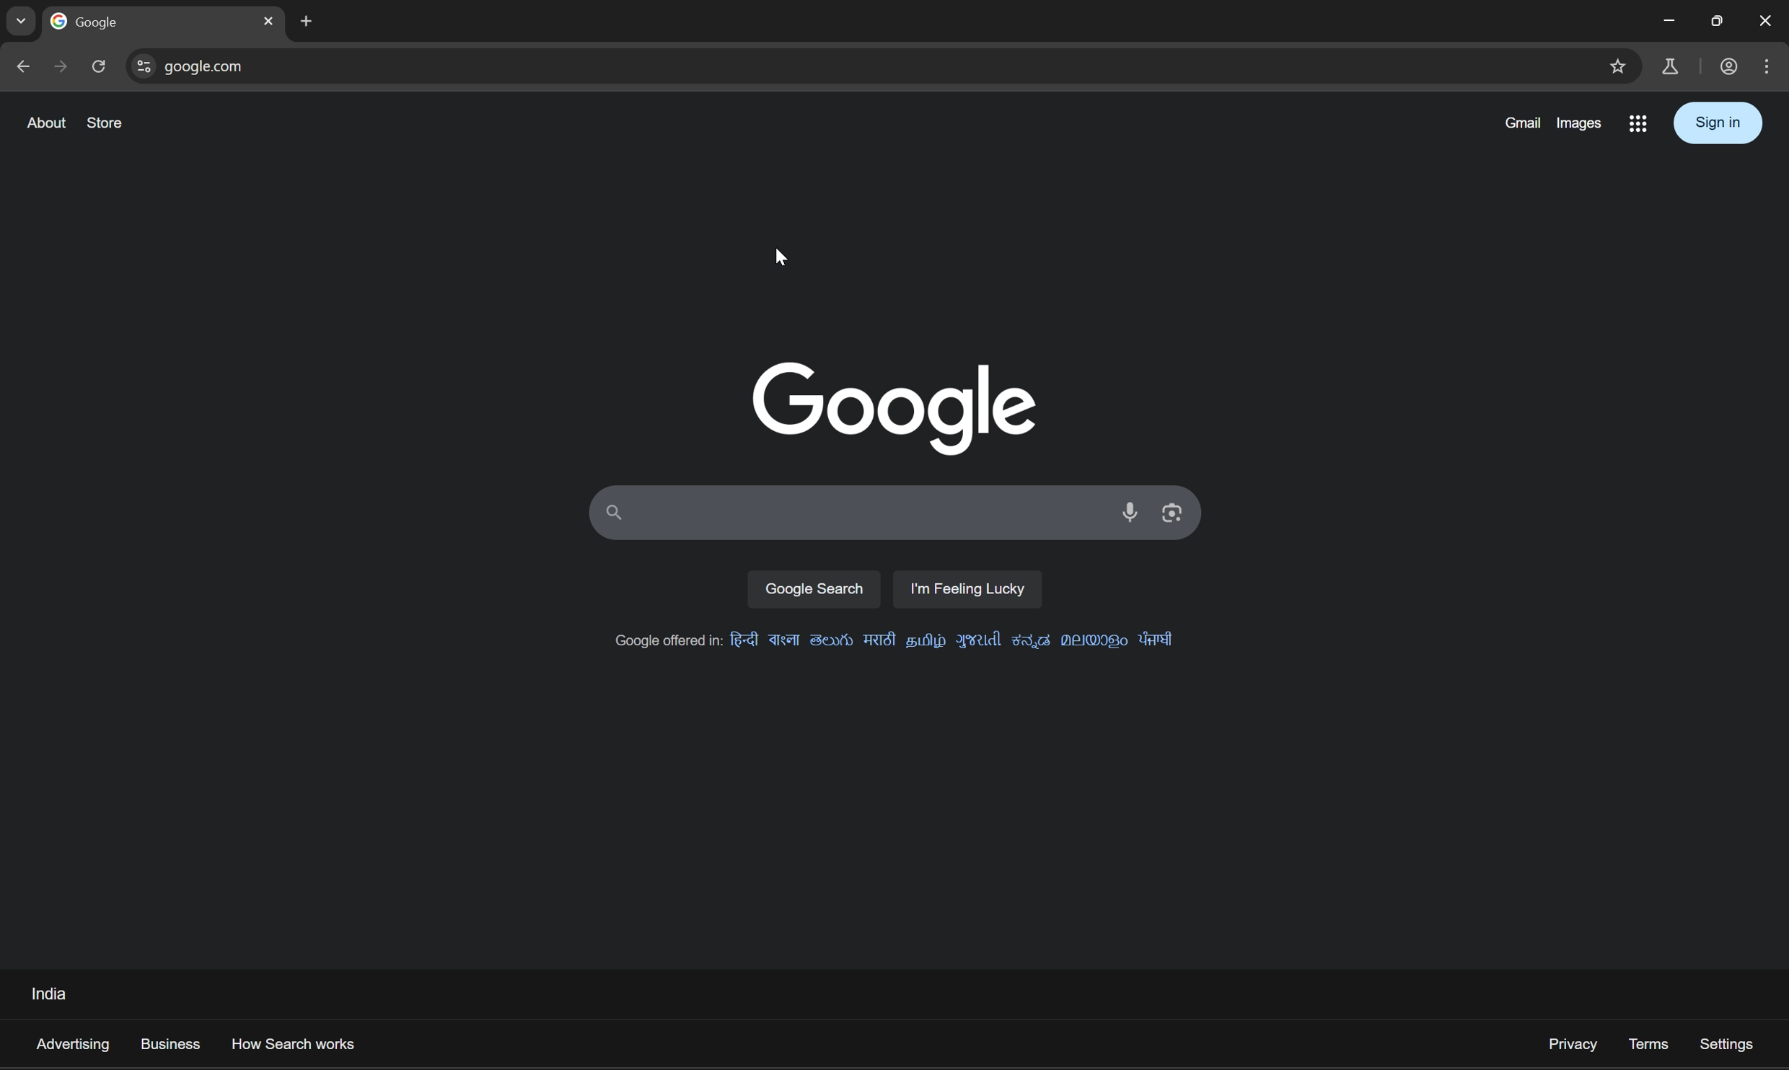 This screenshot has height=1070, width=1789. I want to click on previous, so click(25, 67).